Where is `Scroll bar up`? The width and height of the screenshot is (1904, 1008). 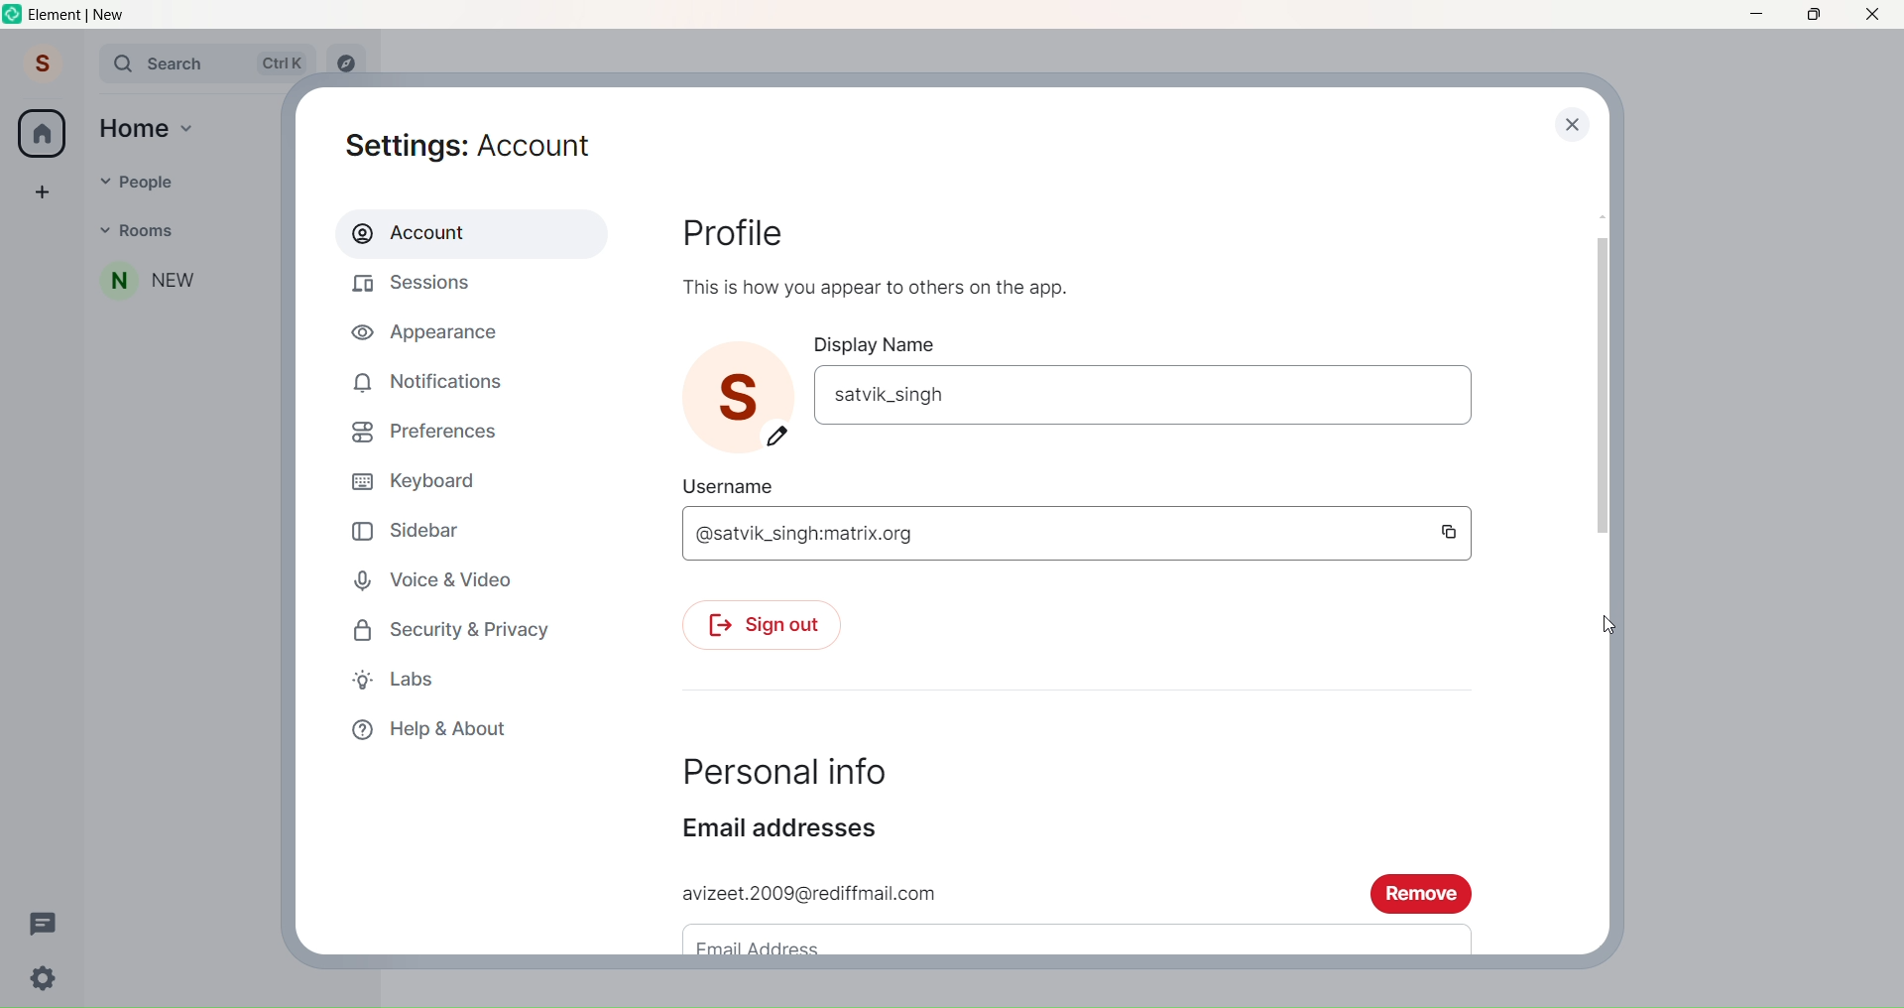
Scroll bar up is located at coordinates (1599, 212).